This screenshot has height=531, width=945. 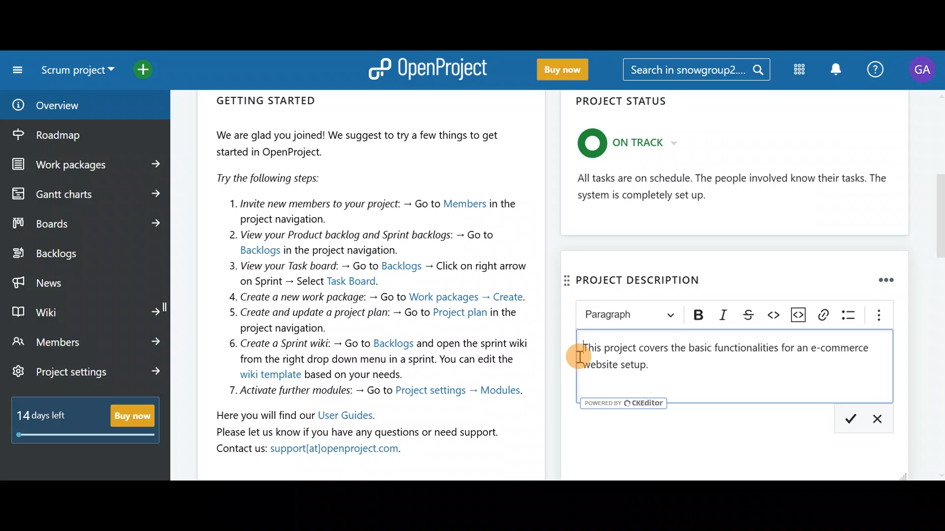 What do you see at coordinates (939, 285) in the screenshot?
I see `scroll bar` at bounding box center [939, 285].